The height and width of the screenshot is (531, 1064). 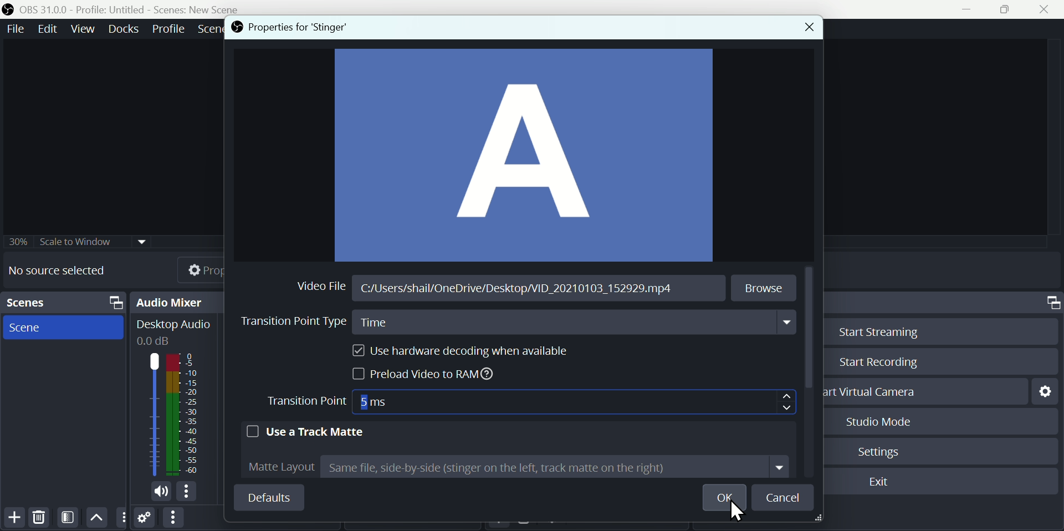 What do you see at coordinates (63, 328) in the screenshot?
I see `scenes` at bounding box center [63, 328].